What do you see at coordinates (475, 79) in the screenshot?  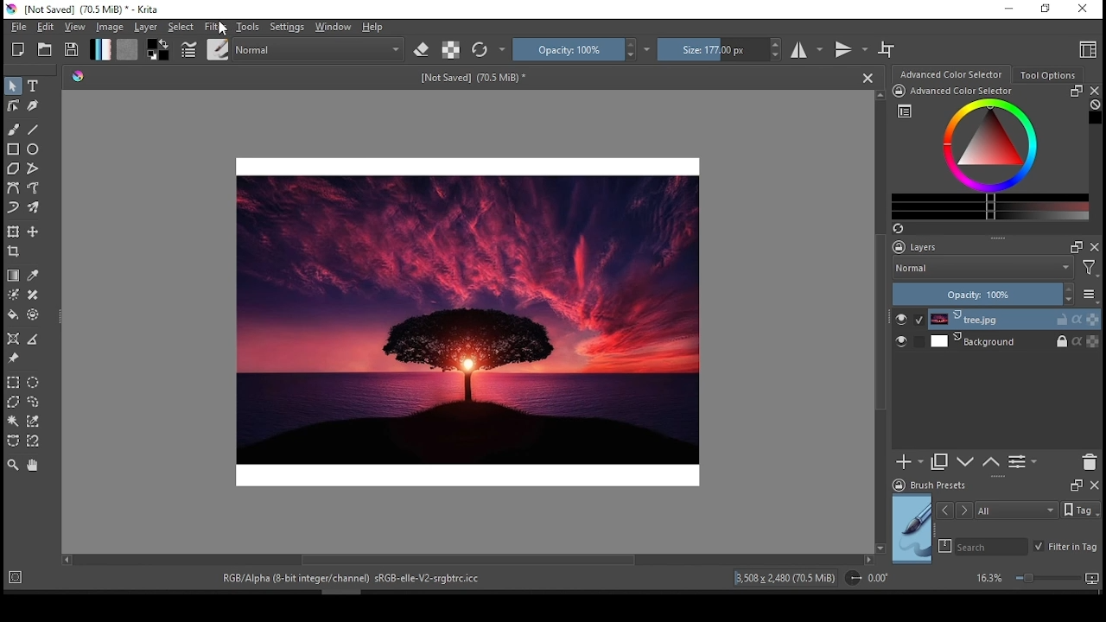 I see `text` at bounding box center [475, 79].